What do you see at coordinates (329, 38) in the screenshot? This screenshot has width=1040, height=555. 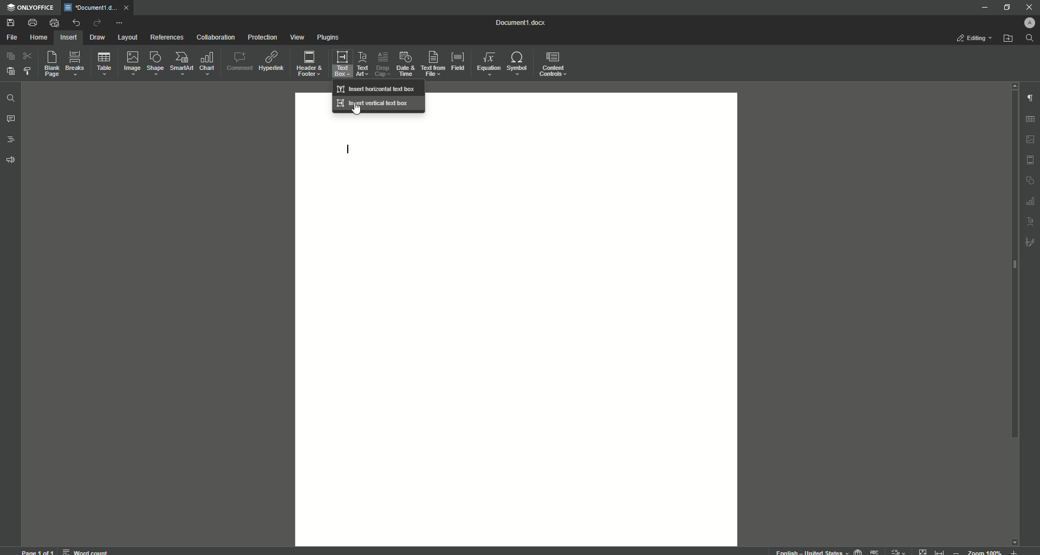 I see `Plugins` at bounding box center [329, 38].